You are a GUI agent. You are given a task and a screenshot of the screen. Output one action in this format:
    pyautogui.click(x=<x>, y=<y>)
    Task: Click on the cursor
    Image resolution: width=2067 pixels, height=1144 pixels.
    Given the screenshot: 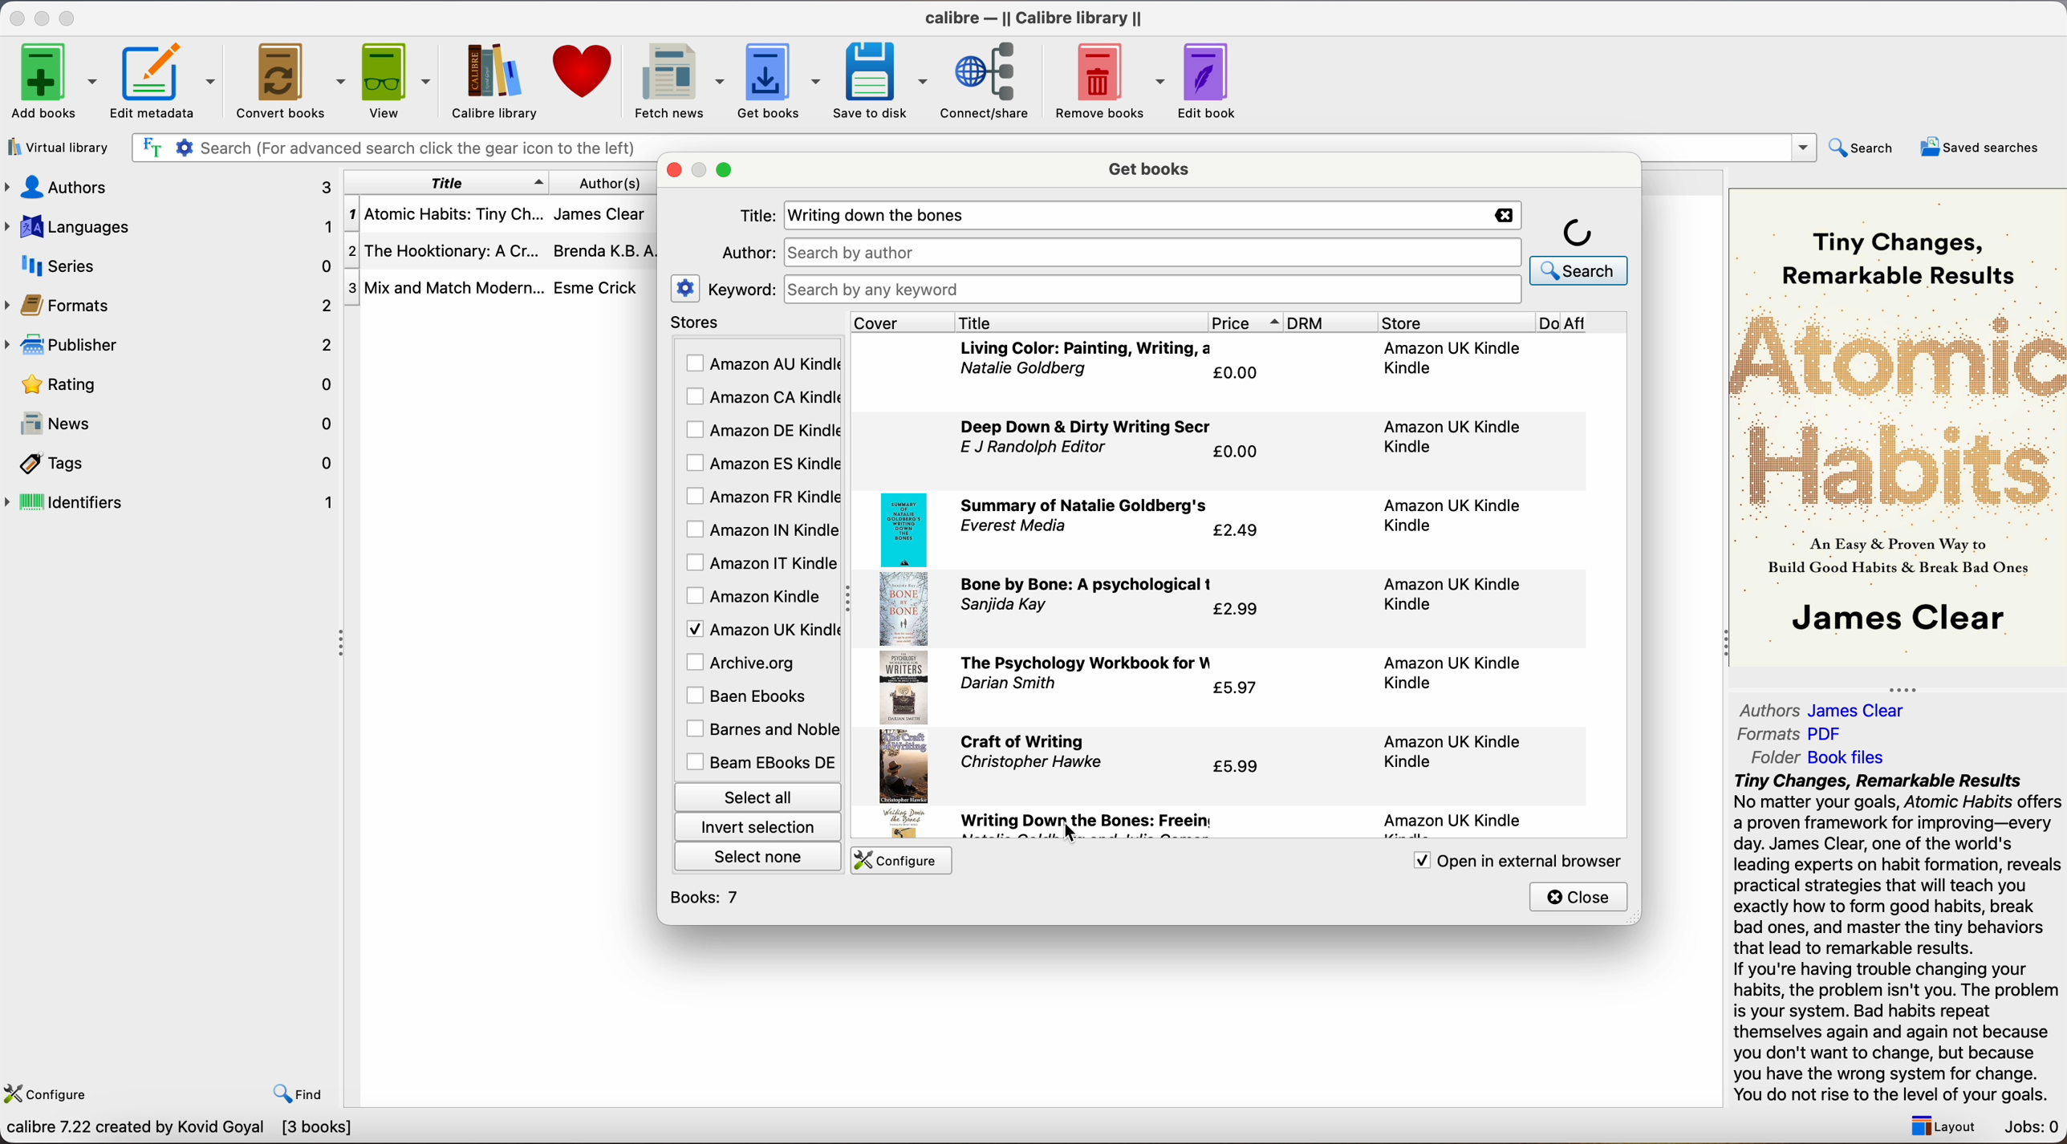 What is the action you would take?
    pyautogui.click(x=1069, y=835)
    